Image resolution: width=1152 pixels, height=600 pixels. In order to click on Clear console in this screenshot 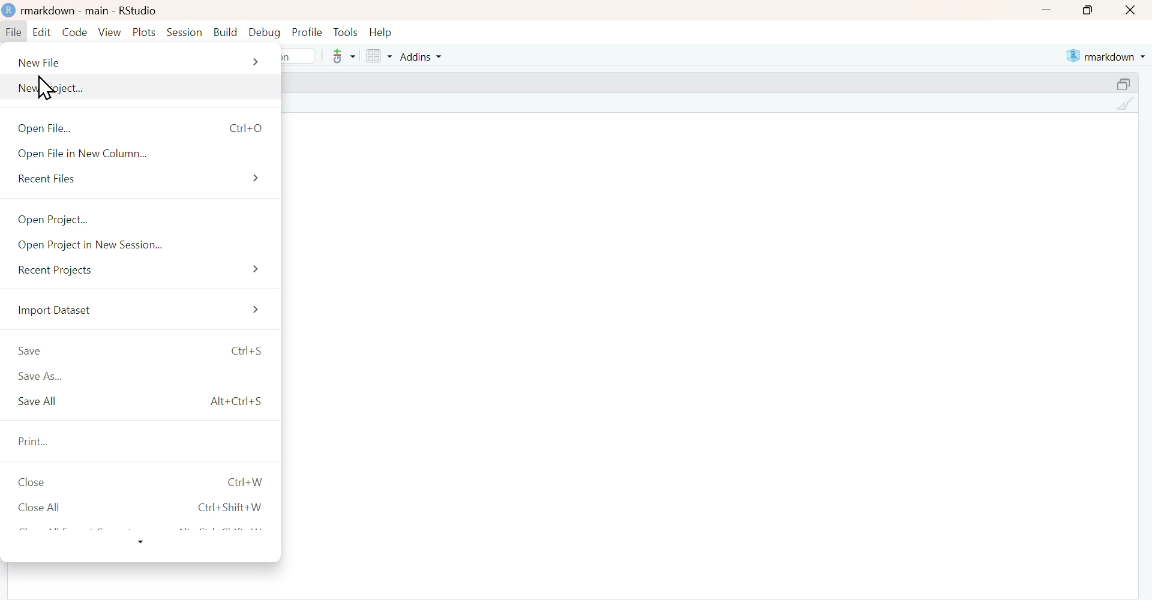, I will do `click(1124, 104)`.